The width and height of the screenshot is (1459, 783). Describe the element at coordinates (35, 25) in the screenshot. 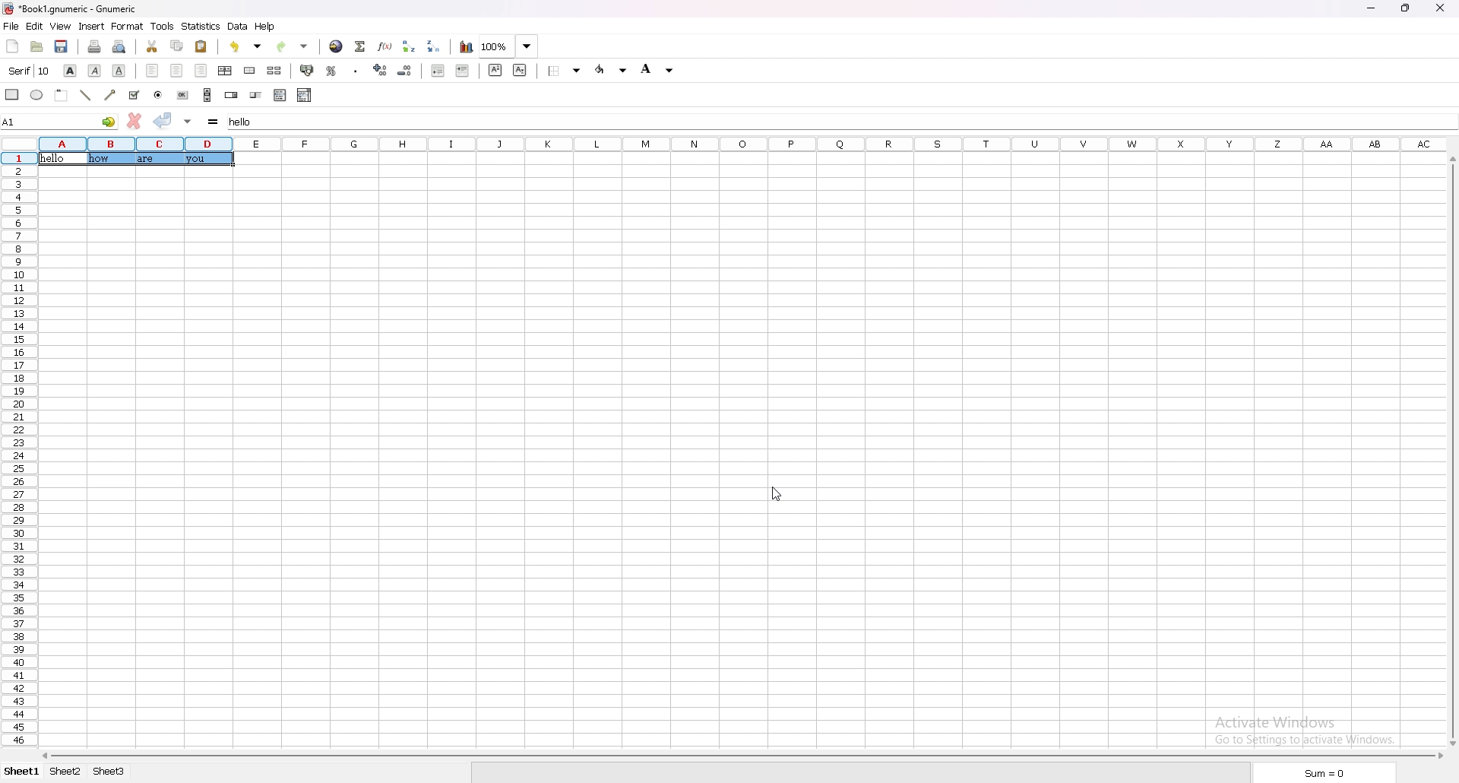

I see `edit` at that location.